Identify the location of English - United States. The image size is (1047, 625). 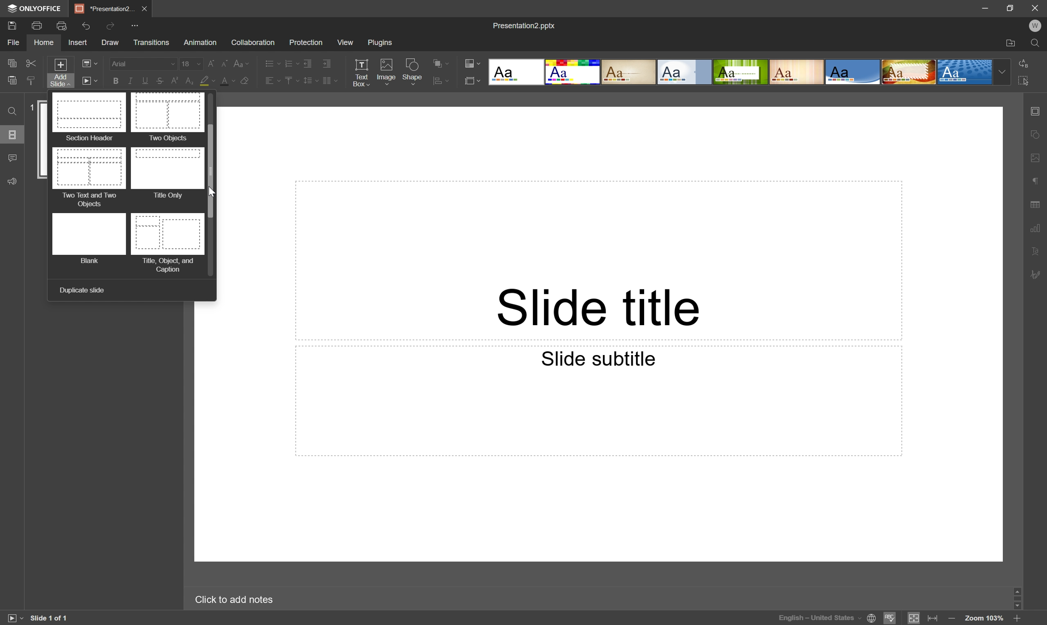
(818, 620).